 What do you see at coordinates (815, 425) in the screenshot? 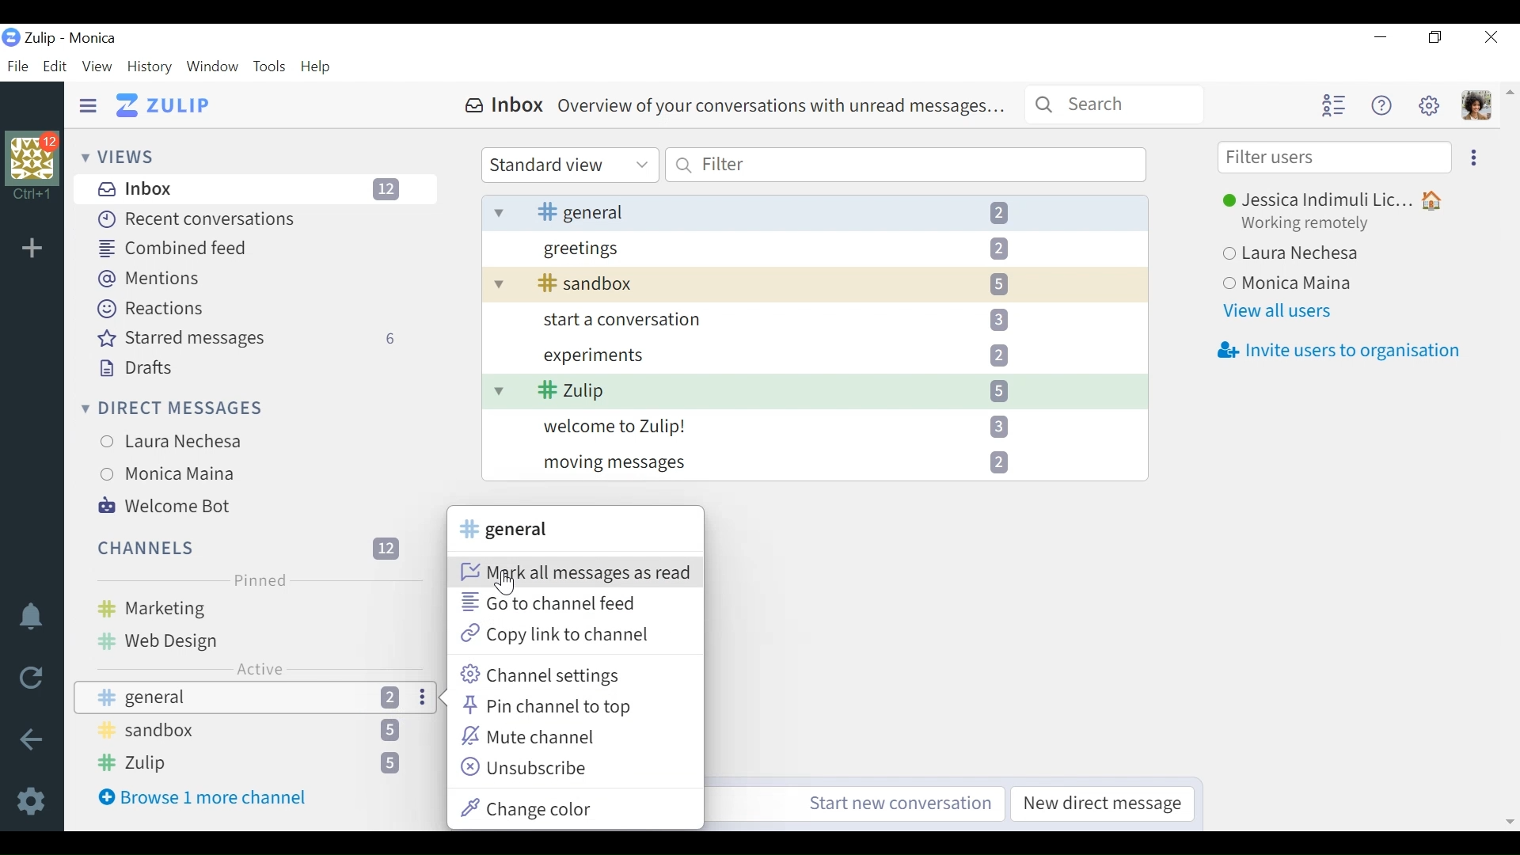
I see `Welcome to Zulip! 3` at bounding box center [815, 425].